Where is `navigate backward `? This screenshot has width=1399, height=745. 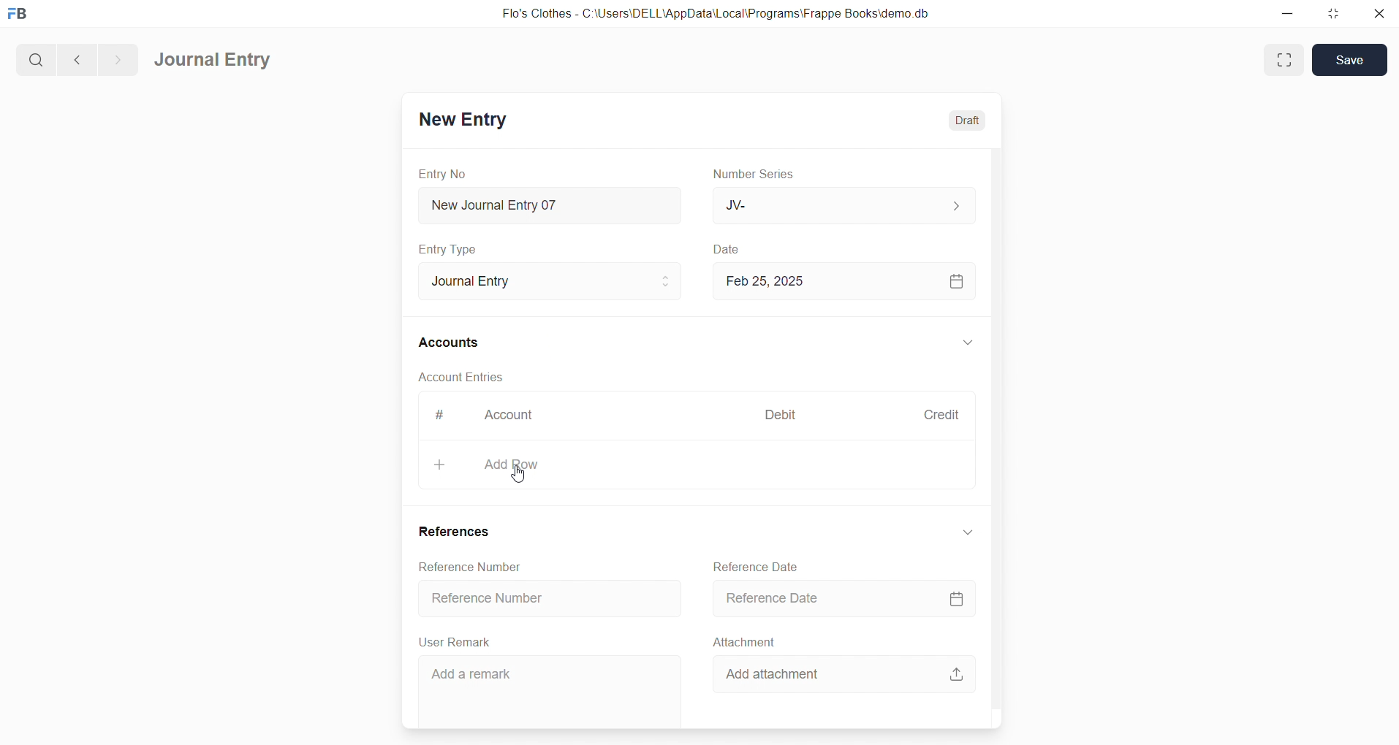
navigate backward  is located at coordinates (75, 58).